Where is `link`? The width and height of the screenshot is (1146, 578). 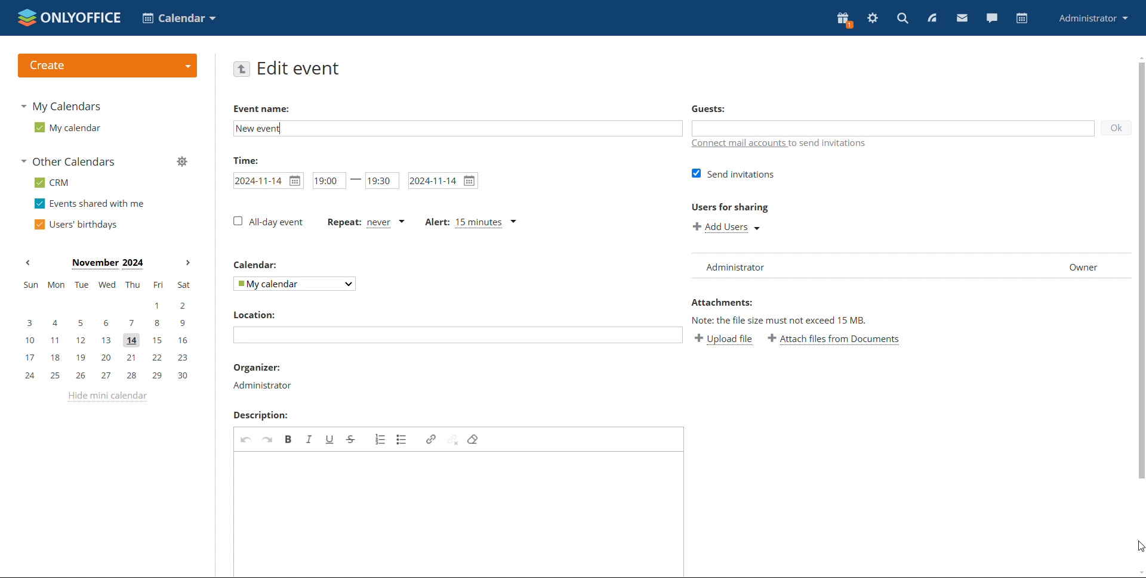 link is located at coordinates (431, 439).